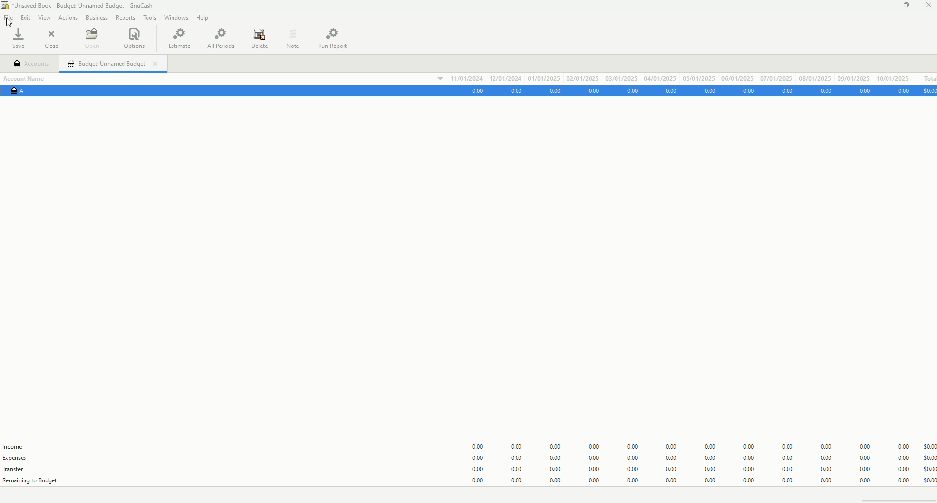 The width and height of the screenshot is (937, 503). I want to click on Estimate, so click(182, 39).